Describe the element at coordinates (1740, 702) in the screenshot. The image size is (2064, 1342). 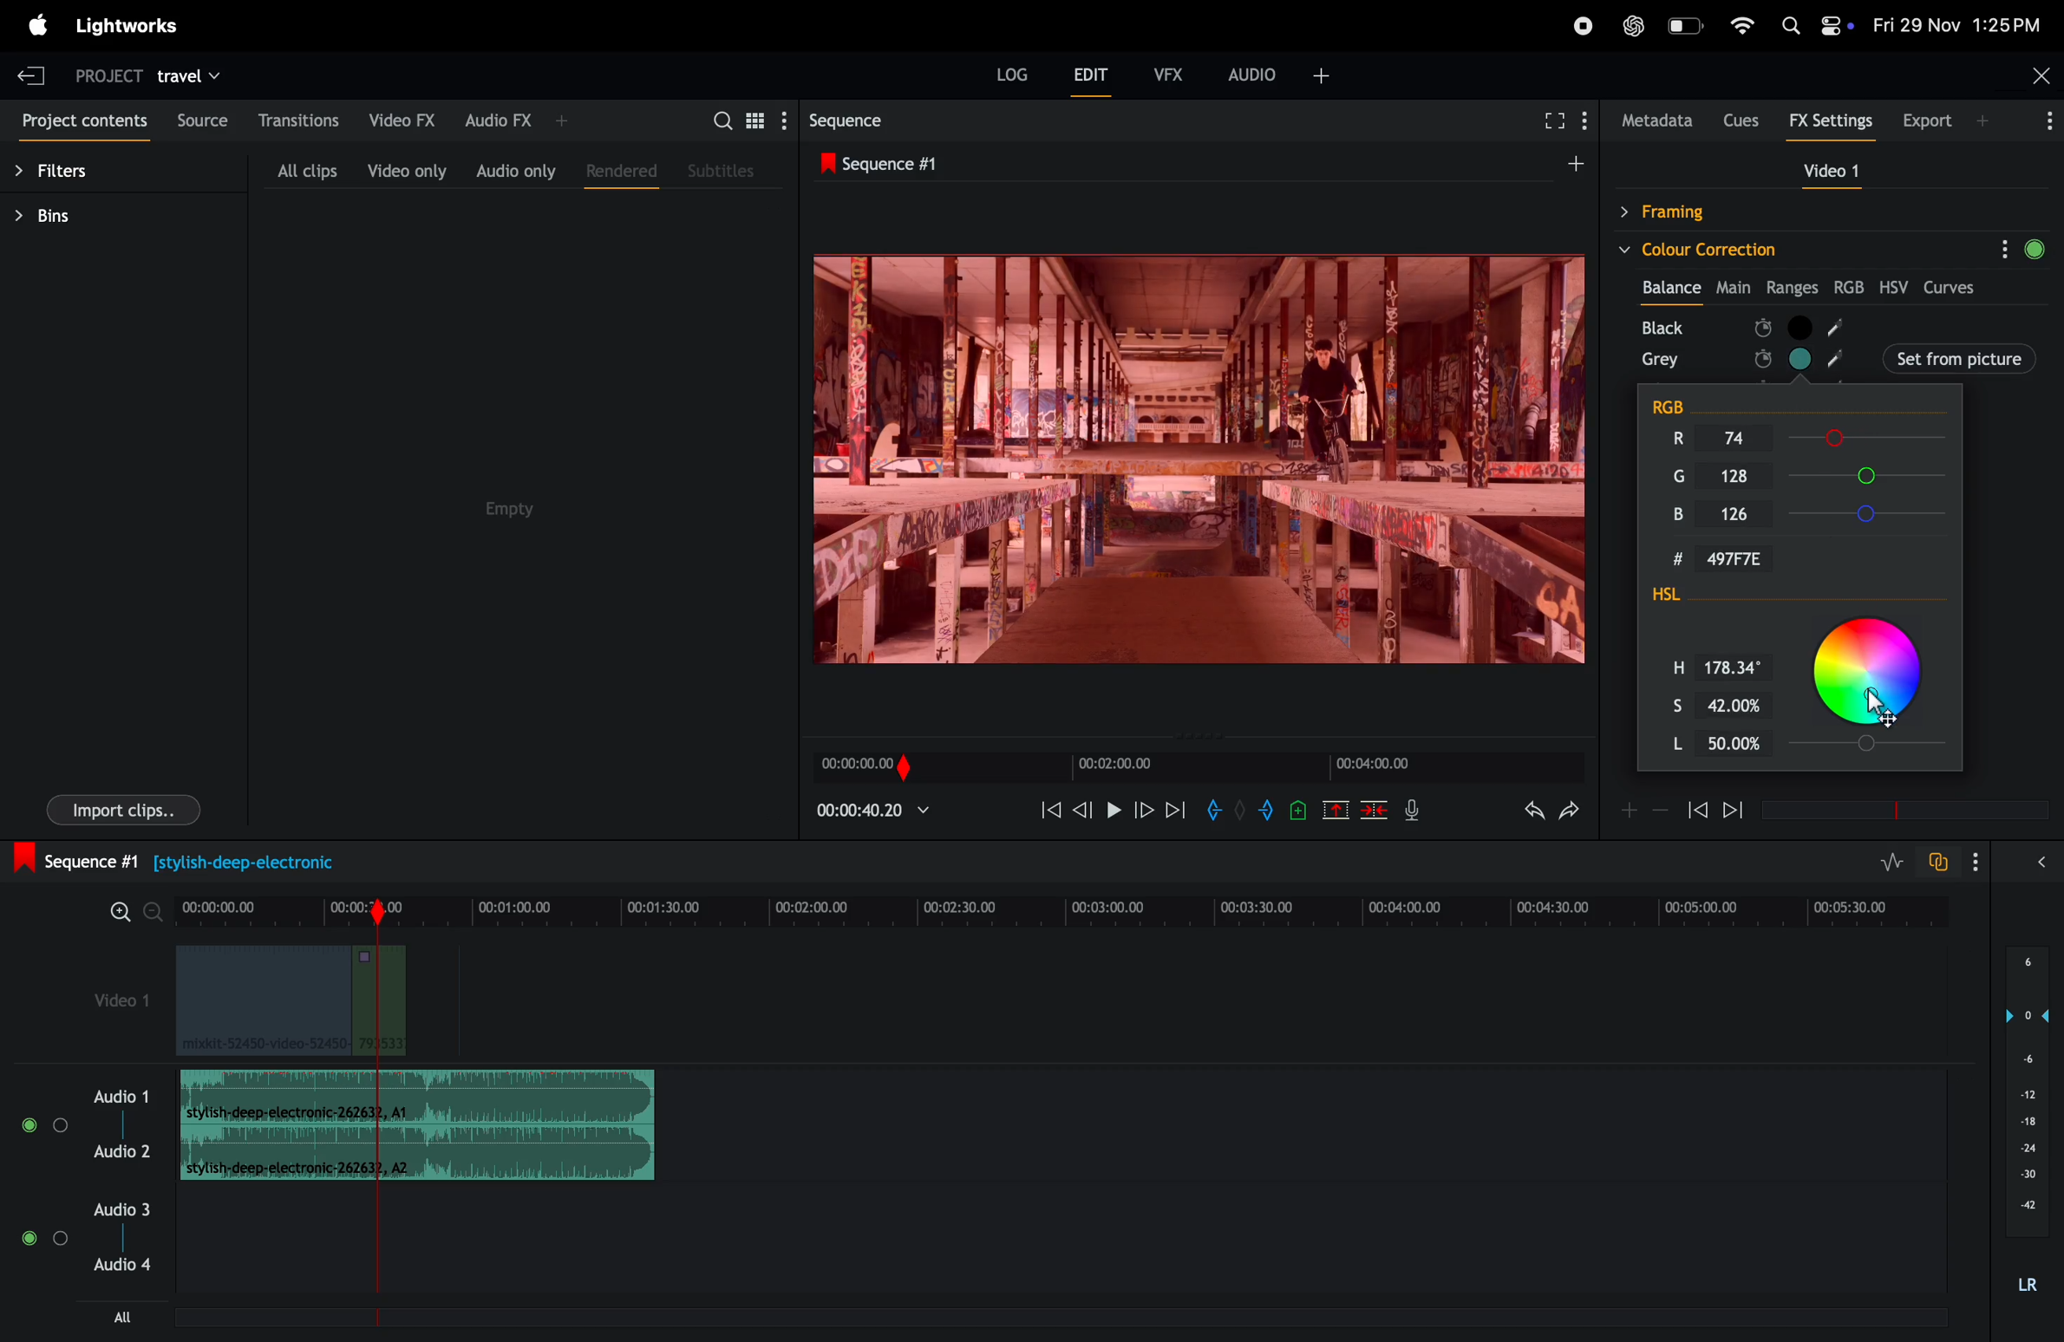
I see `S Input` at that location.